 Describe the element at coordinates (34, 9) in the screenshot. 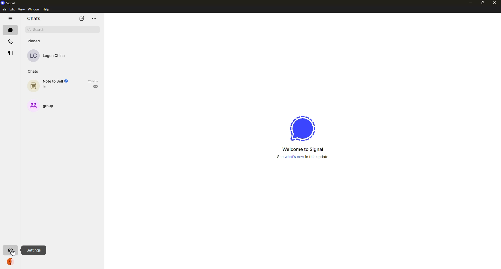

I see `window` at that location.